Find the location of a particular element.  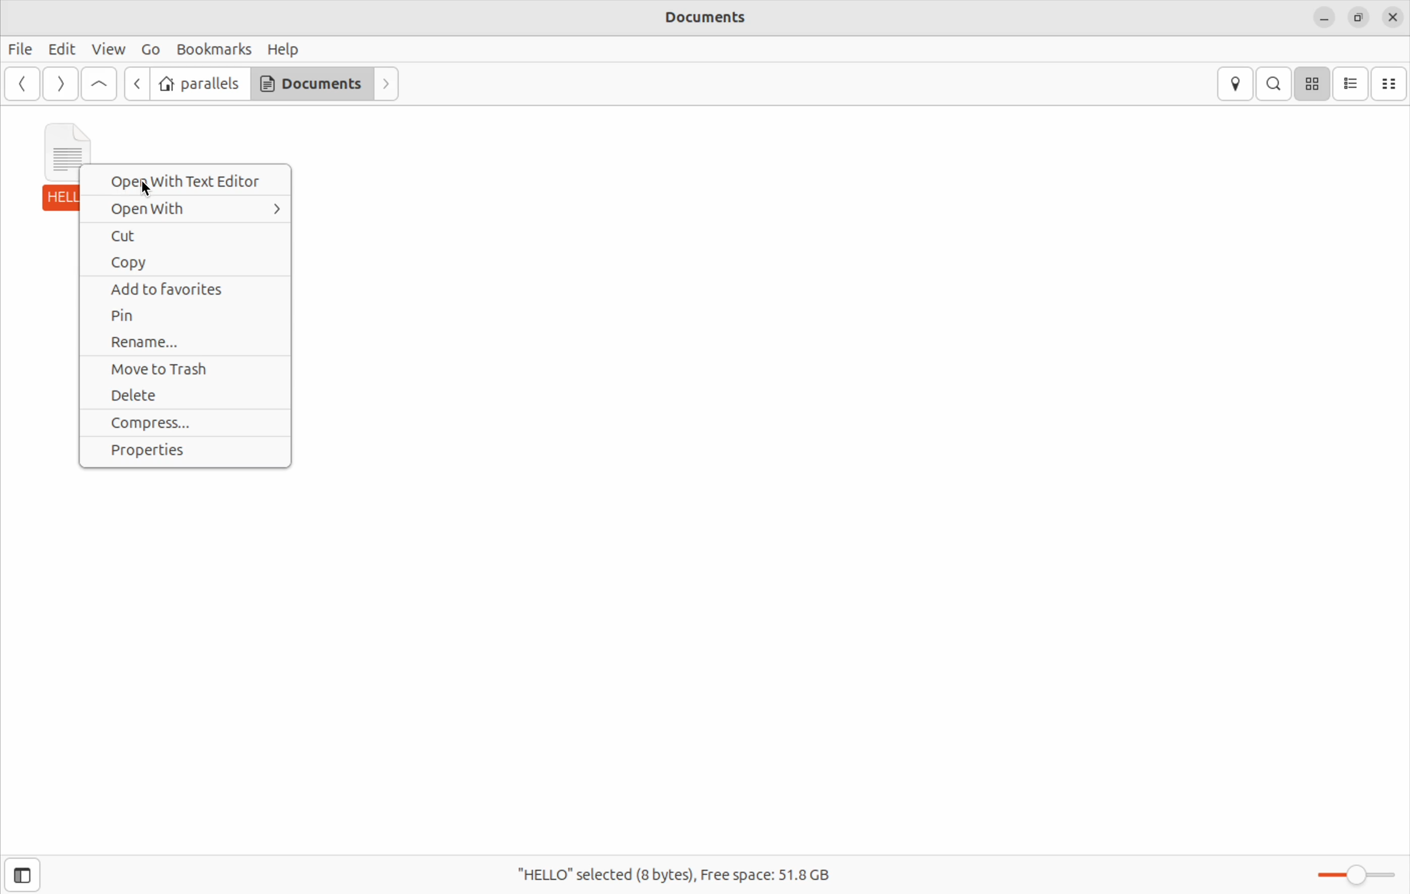

next is located at coordinates (385, 84).